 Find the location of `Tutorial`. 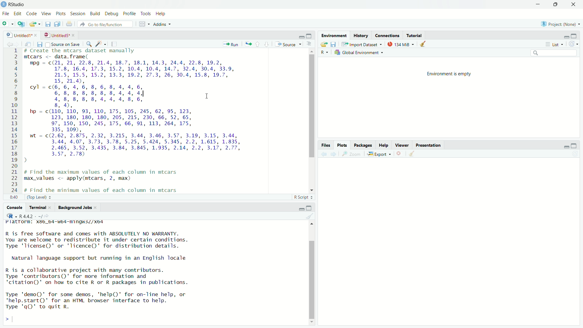

Tutorial is located at coordinates (415, 35).